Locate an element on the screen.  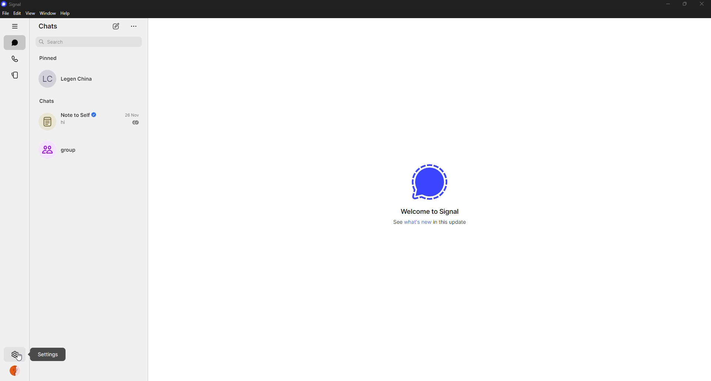
more is located at coordinates (133, 26).